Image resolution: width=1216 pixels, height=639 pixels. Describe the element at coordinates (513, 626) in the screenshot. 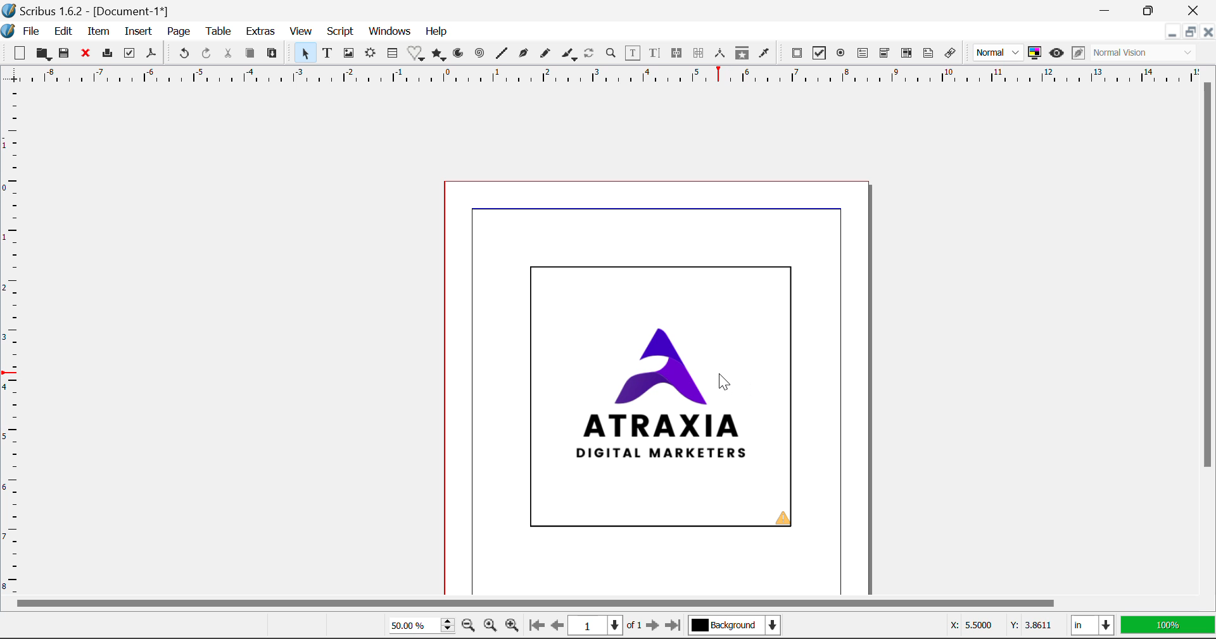

I see `Zoom in` at that location.